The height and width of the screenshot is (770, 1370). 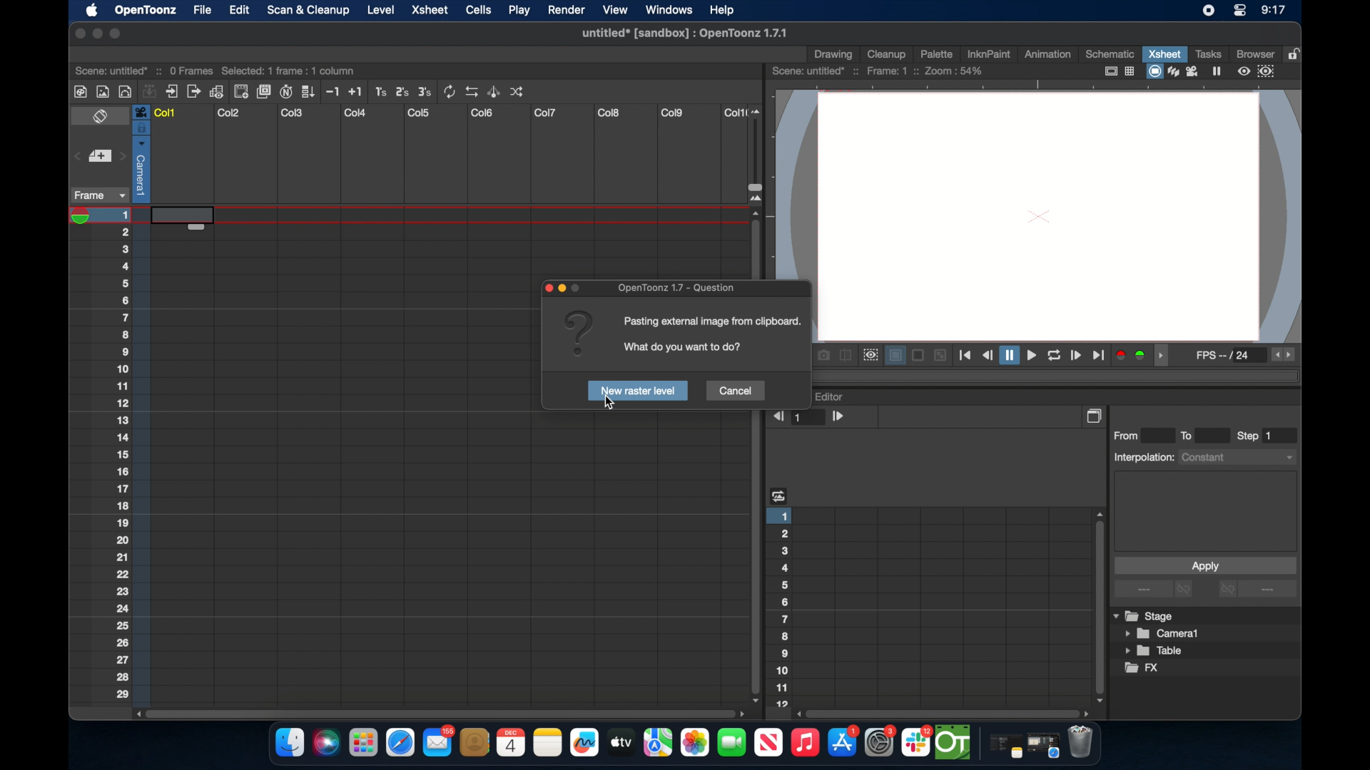 I want to click on finder, so click(x=288, y=743).